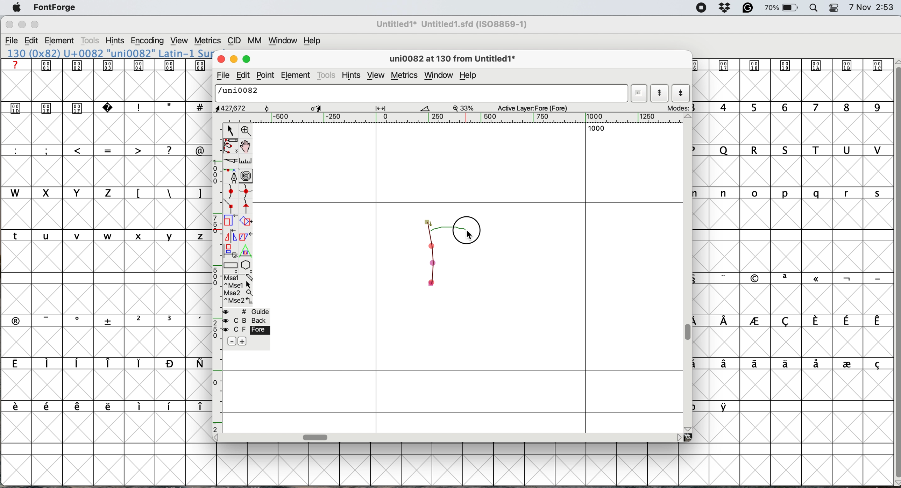 This screenshot has width=901, height=488. I want to click on element, so click(297, 76).